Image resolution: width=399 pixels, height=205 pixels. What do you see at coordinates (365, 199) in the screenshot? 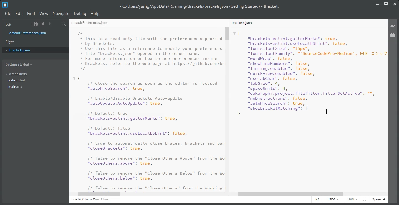
I see `Icon` at bounding box center [365, 199].